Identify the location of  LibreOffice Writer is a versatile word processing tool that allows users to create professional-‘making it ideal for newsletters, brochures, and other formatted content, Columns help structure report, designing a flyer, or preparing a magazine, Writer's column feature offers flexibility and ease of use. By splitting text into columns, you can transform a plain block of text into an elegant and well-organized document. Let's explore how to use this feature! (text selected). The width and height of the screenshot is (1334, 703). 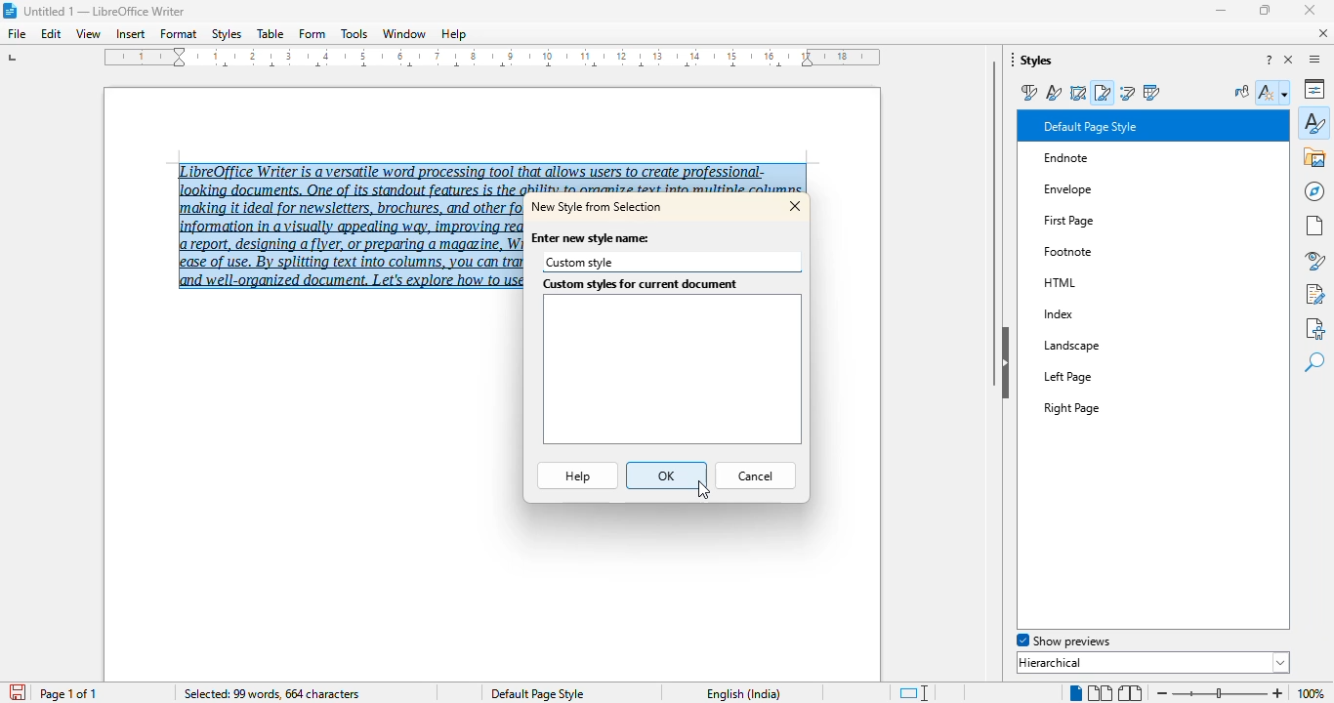
(344, 220).